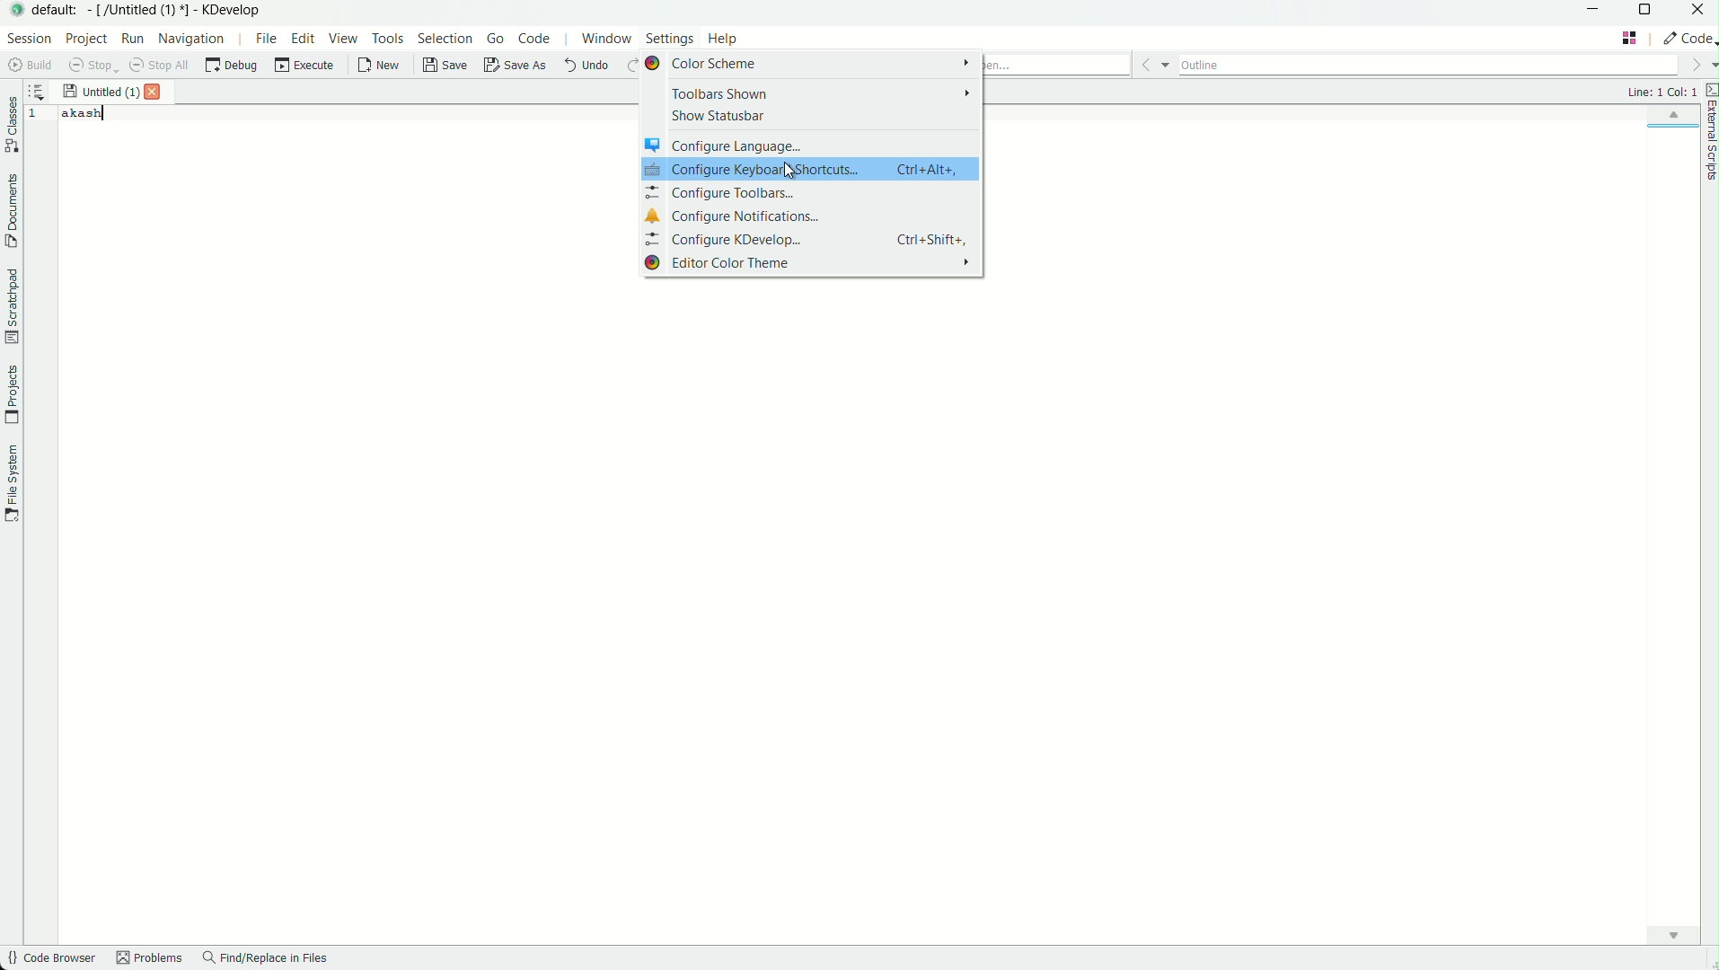  What do you see at coordinates (133, 39) in the screenshot?
I see `run menu` at bounding box center [133, 39].